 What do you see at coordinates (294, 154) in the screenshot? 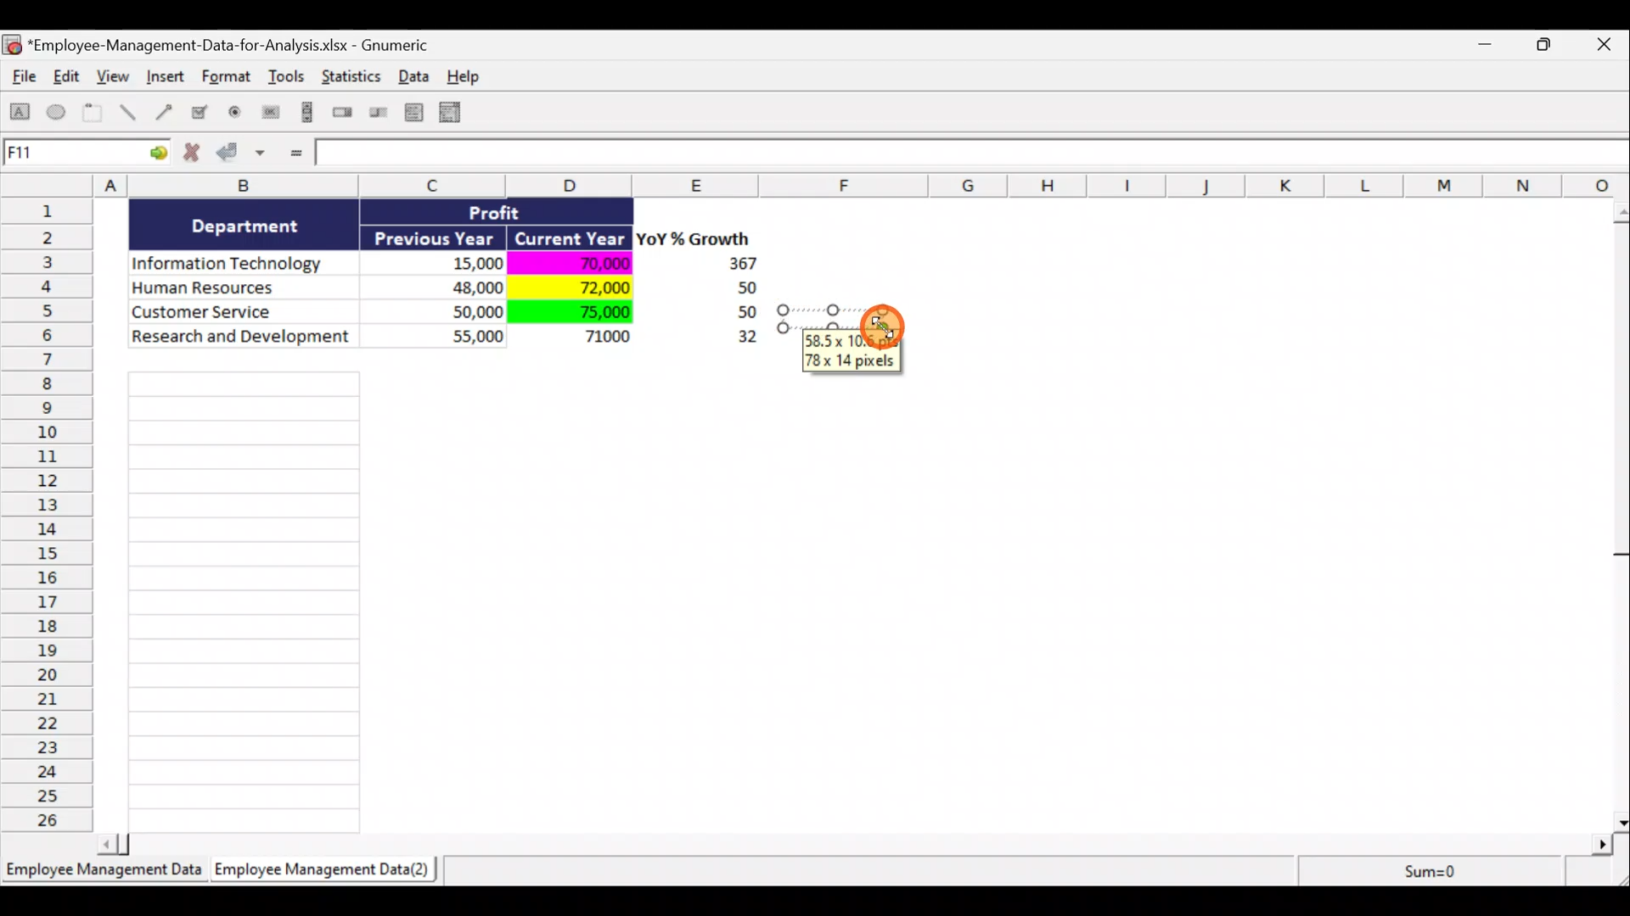
I see `Enter formula` at bounding box center [294, 154].